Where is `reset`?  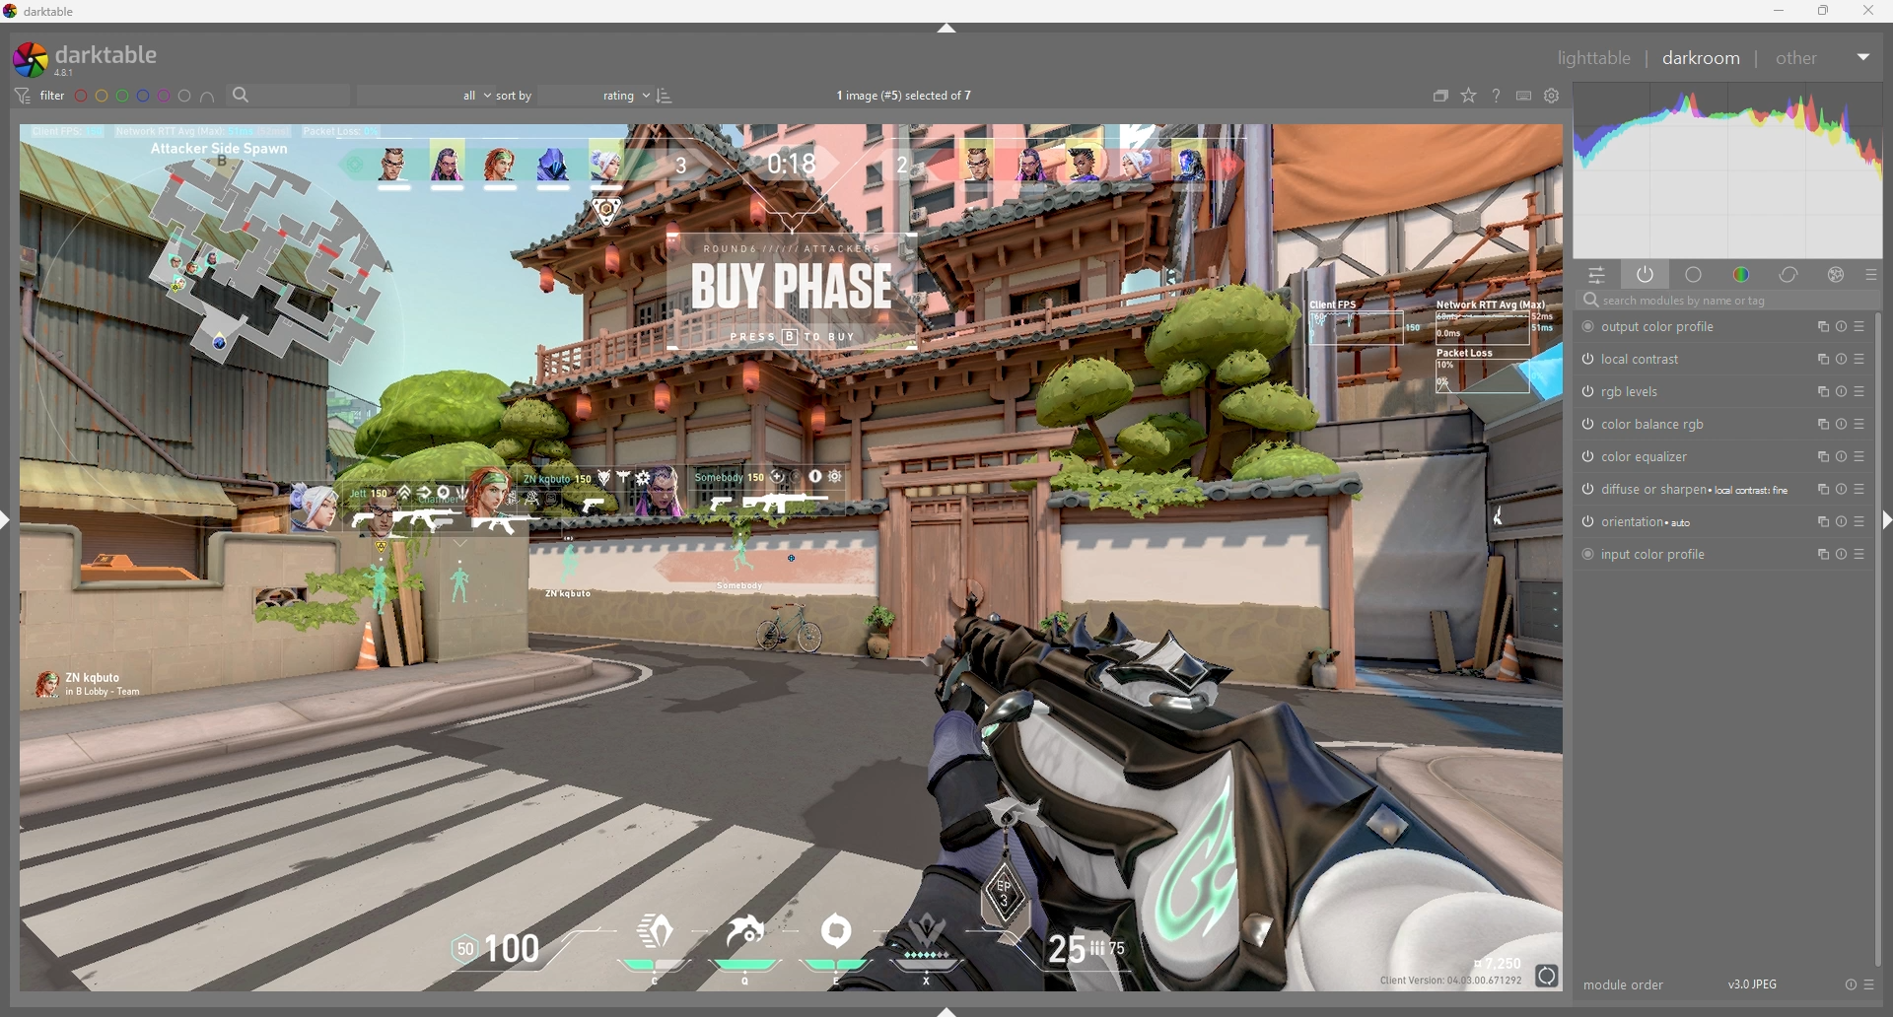
reset is located at coordinates (1842, 425).